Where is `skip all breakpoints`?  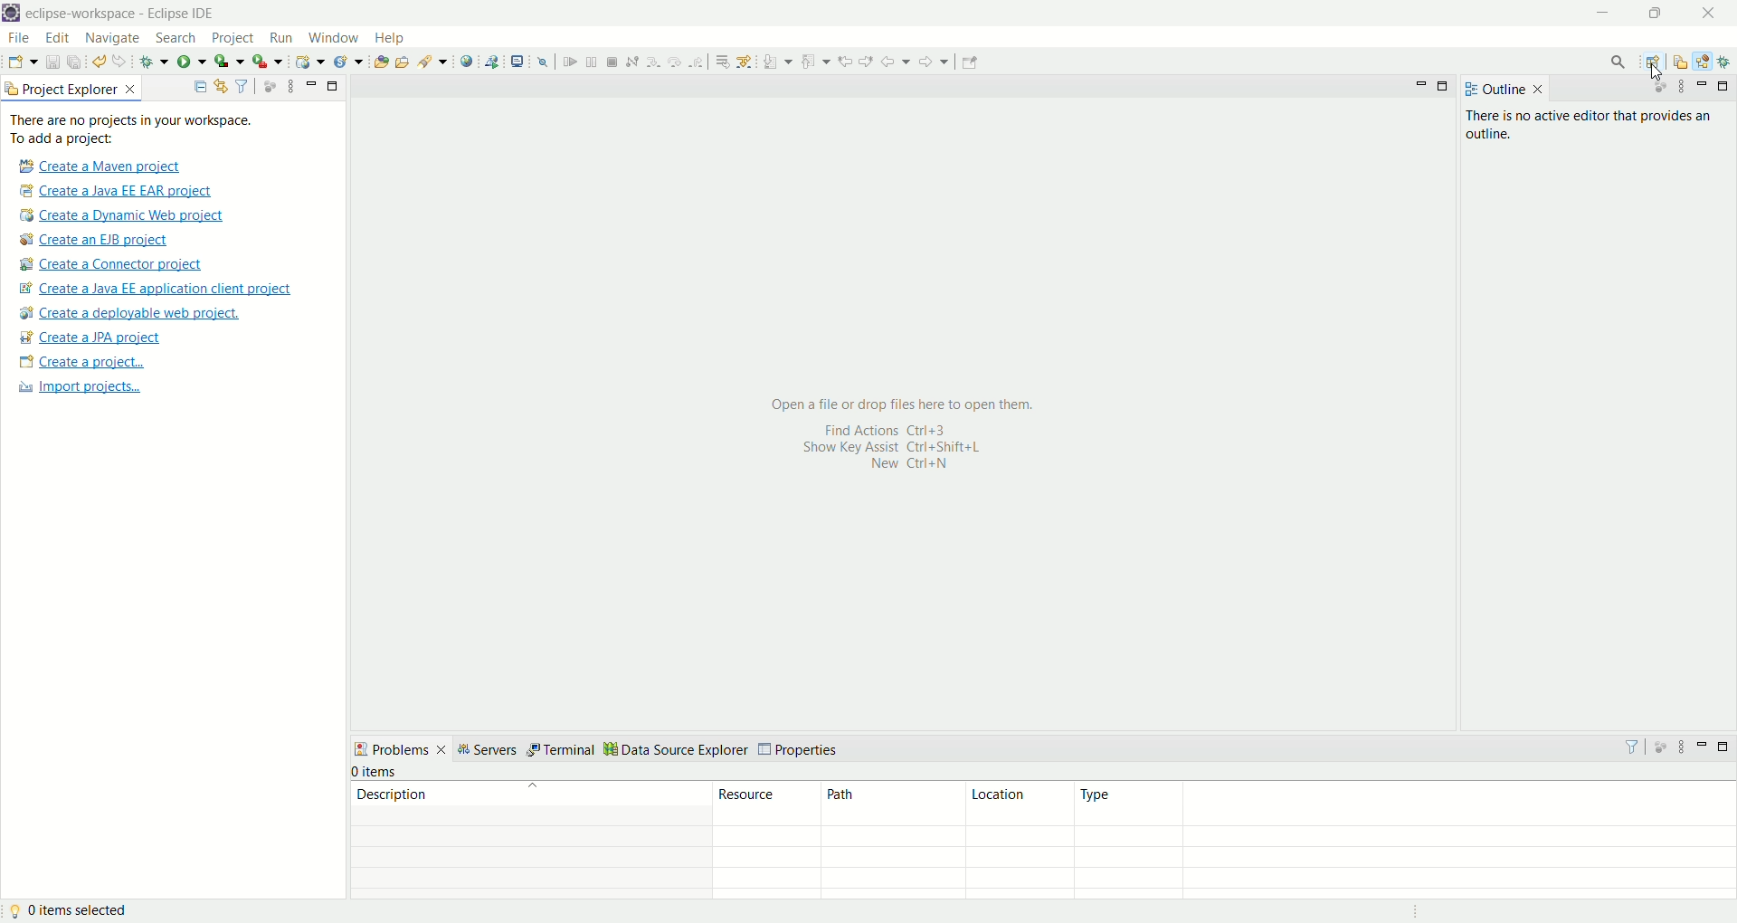
skip all breakpoints is located at coordinates (543, 63).